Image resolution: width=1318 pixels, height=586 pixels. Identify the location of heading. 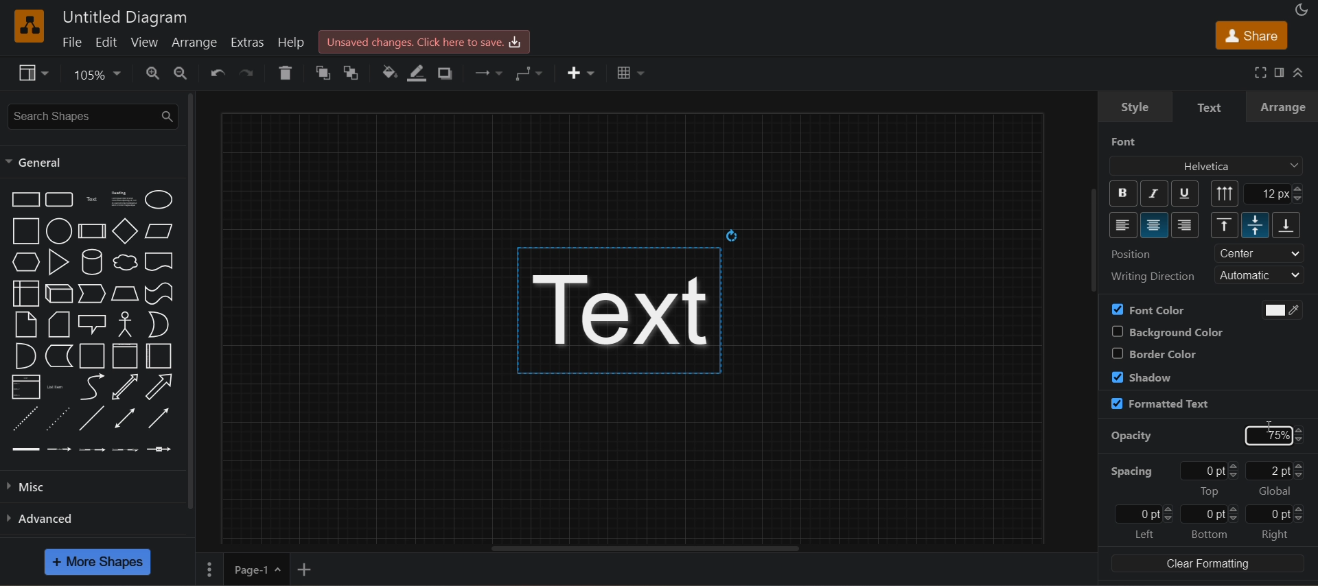
(124, 200).